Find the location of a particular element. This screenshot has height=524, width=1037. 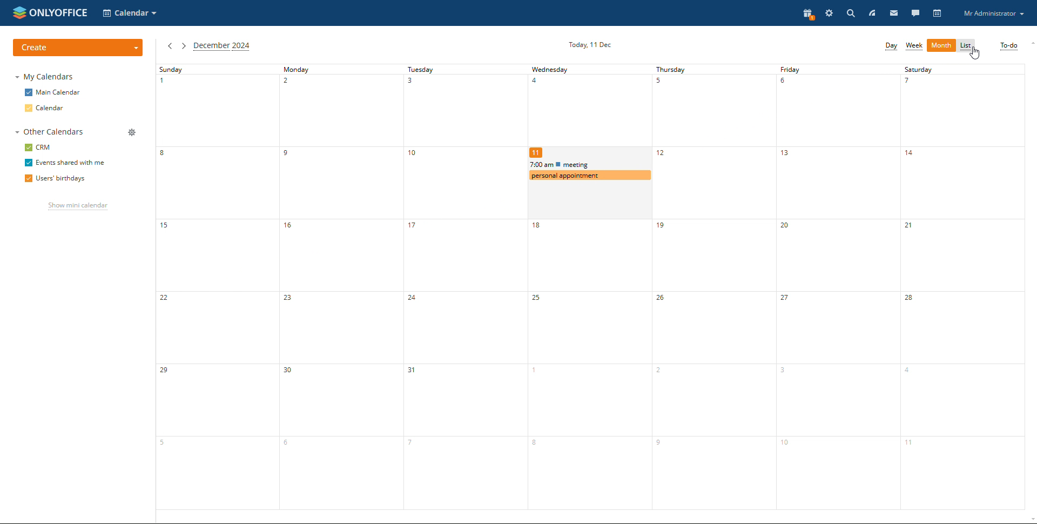

mail is located at coordinates (895, 12).